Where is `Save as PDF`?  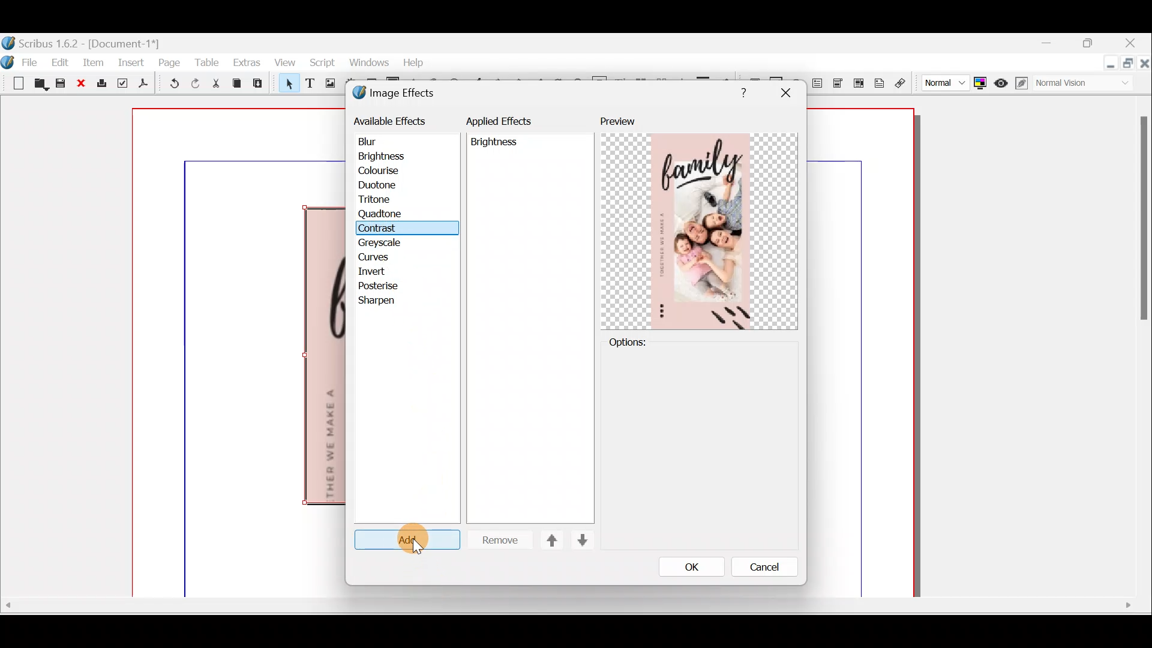 Save as PDF is located at coordinates (142, 85).